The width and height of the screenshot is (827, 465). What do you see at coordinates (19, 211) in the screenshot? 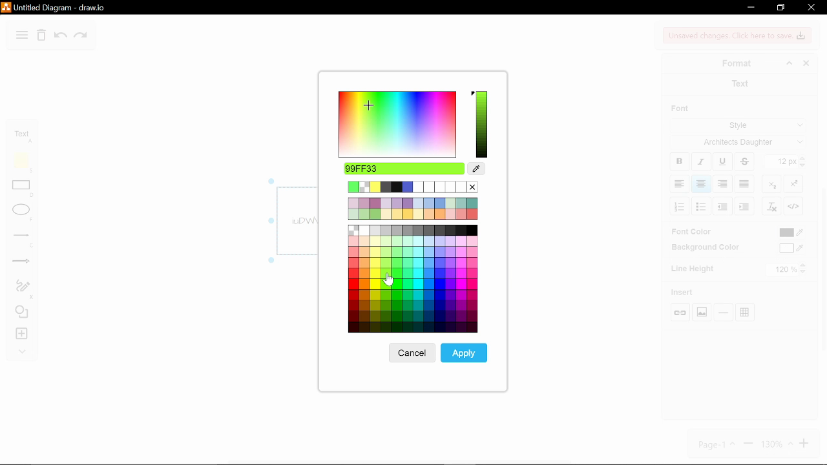
I see `ellipse` at bounding box center [19, 211].